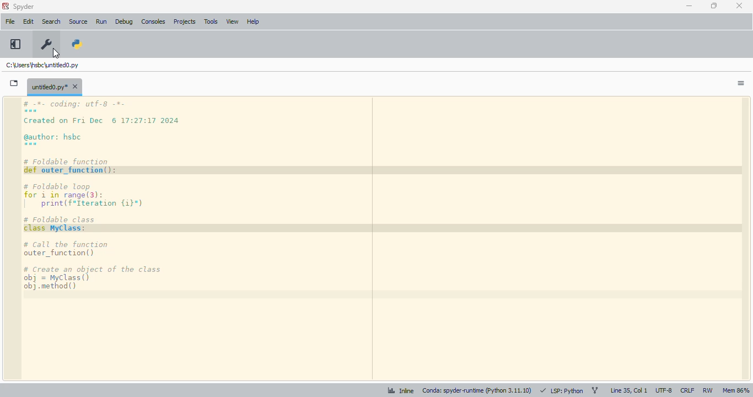  I want to click on tools, so click(212, 22).